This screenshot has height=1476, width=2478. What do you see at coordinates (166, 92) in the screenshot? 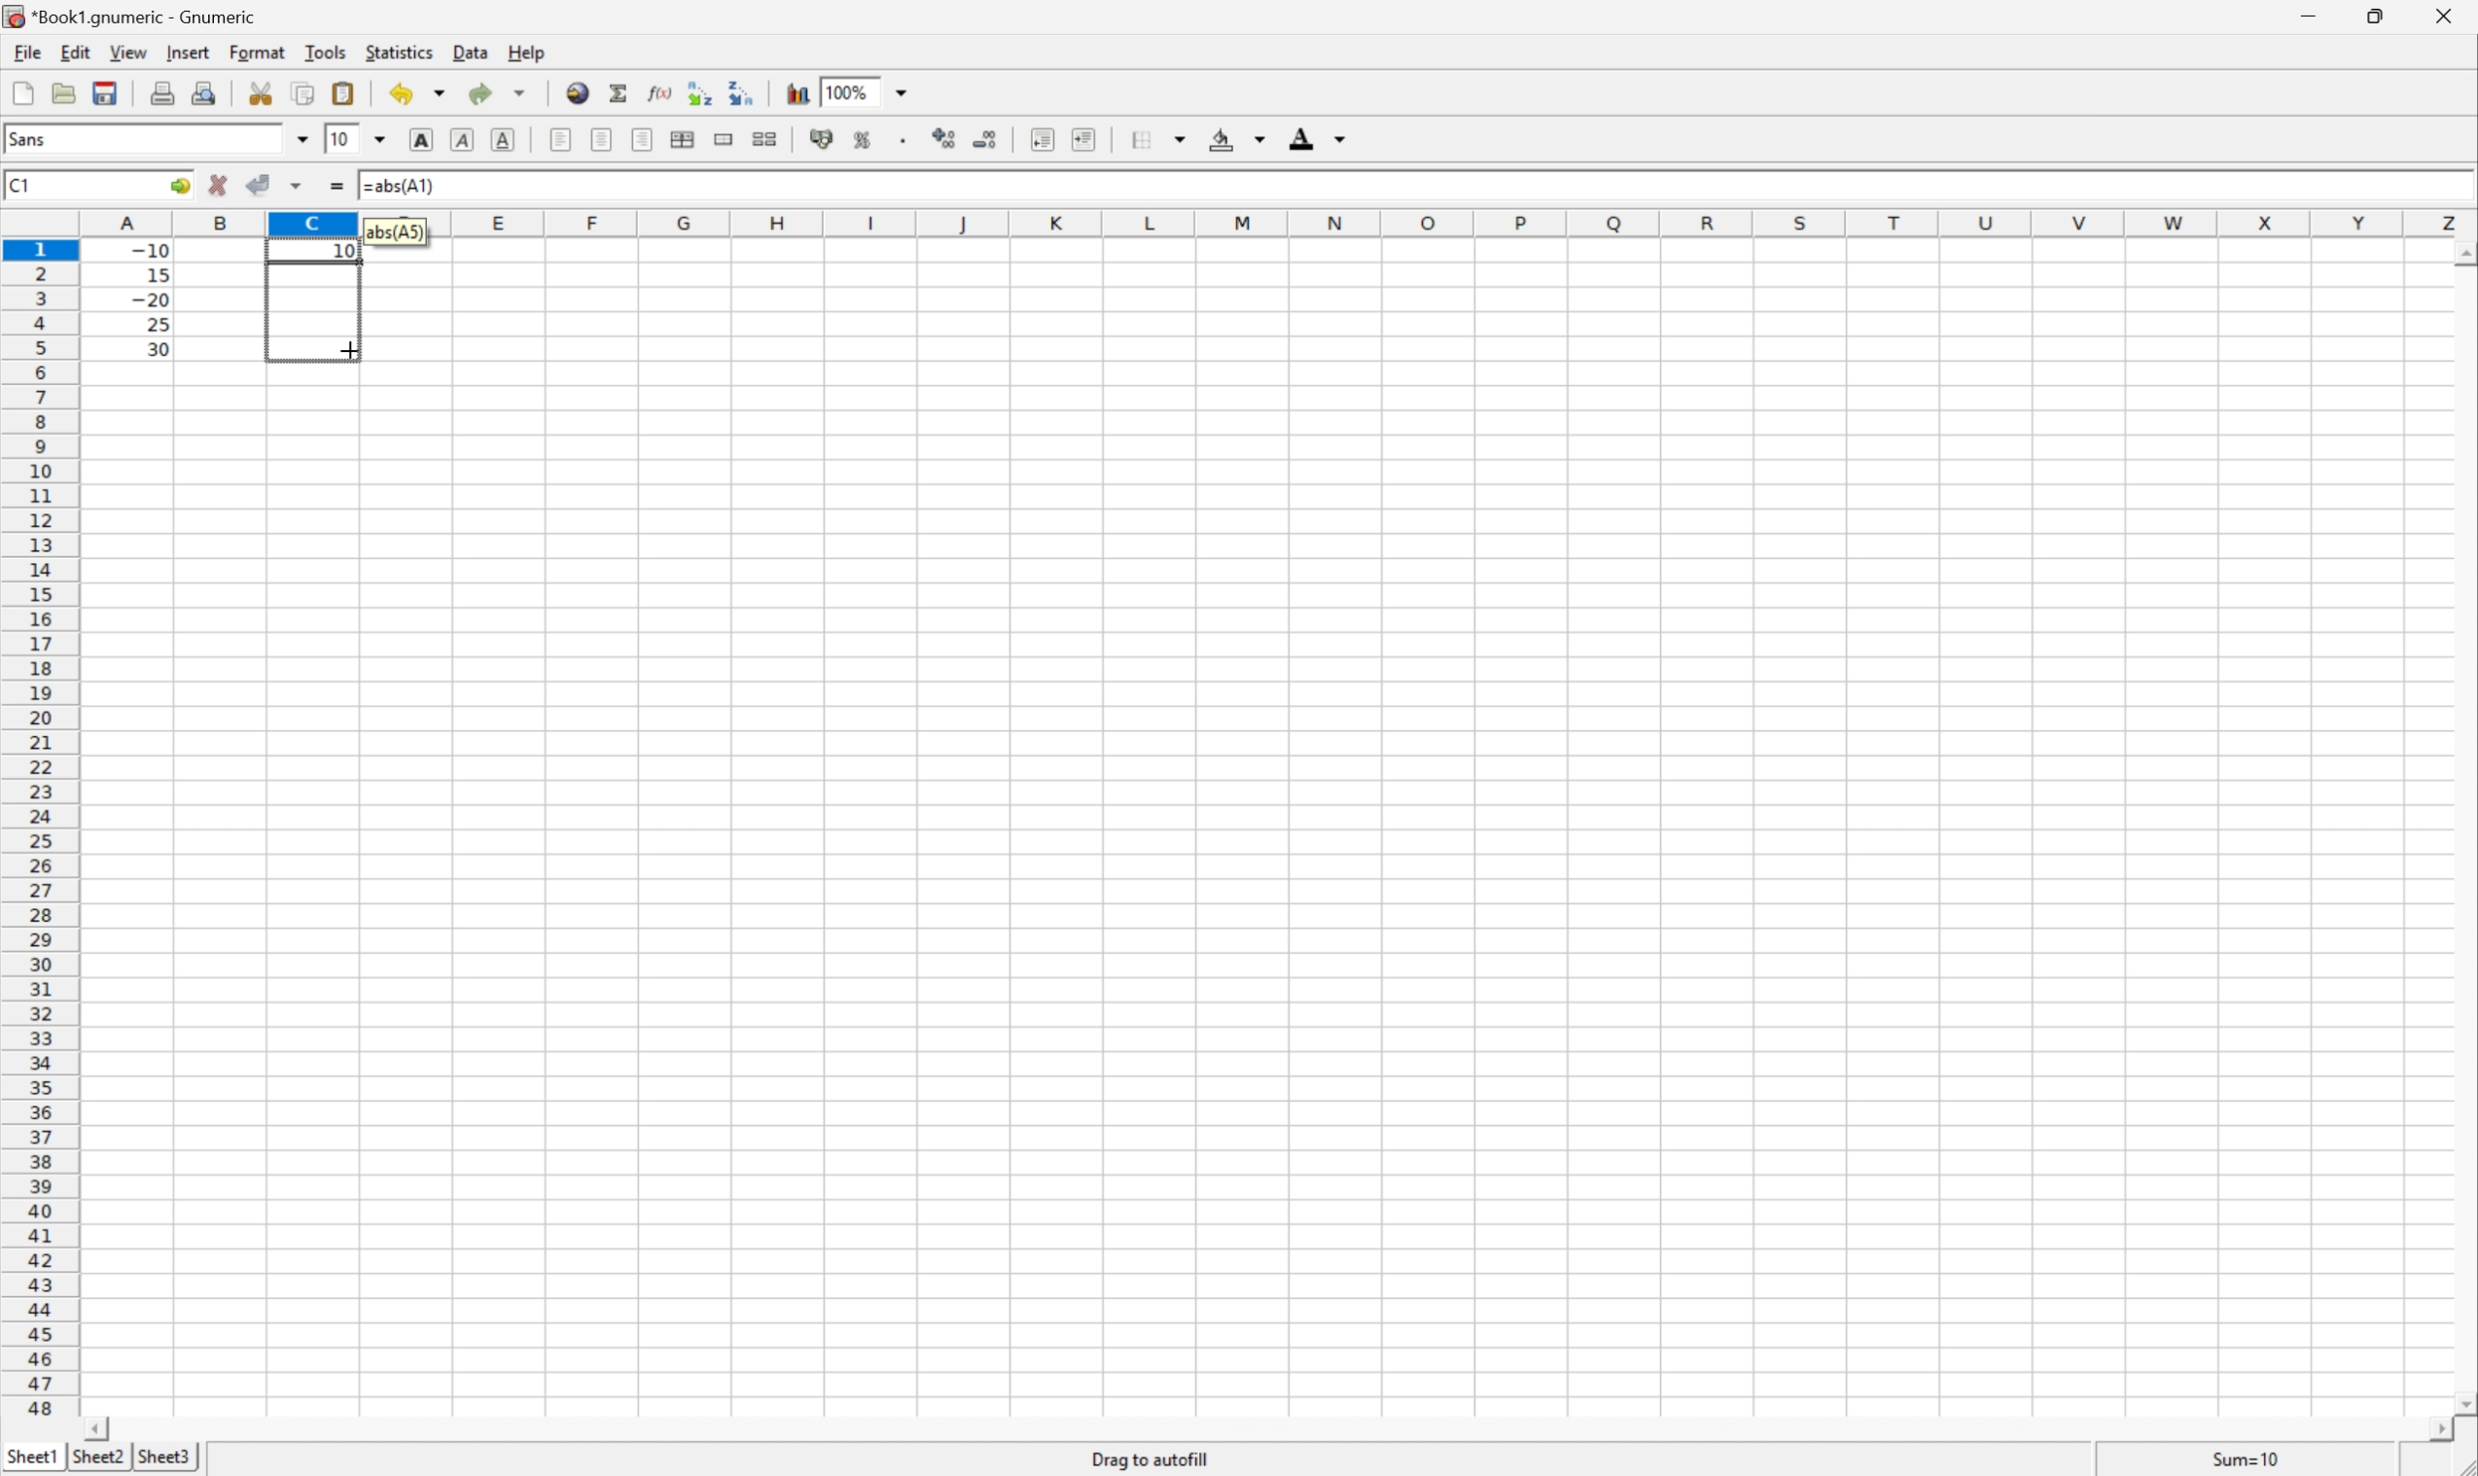
I see `Print the current File` at bounding box center [166, 92].